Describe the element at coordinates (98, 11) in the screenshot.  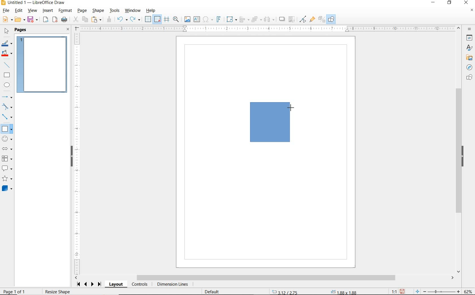
I see `SHAPE` at that location.